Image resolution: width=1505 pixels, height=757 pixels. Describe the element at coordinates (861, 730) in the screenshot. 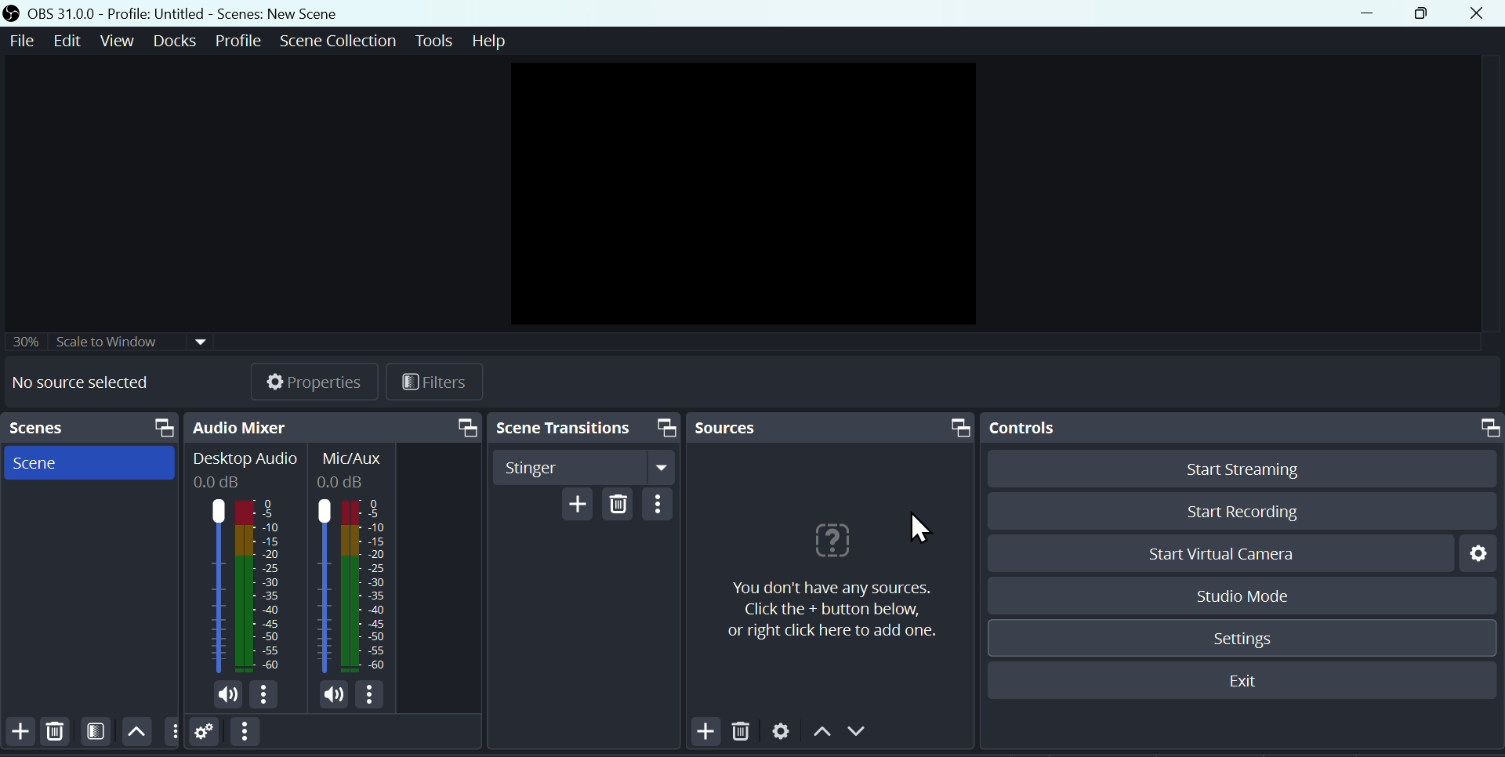

I see `Down` at that location.